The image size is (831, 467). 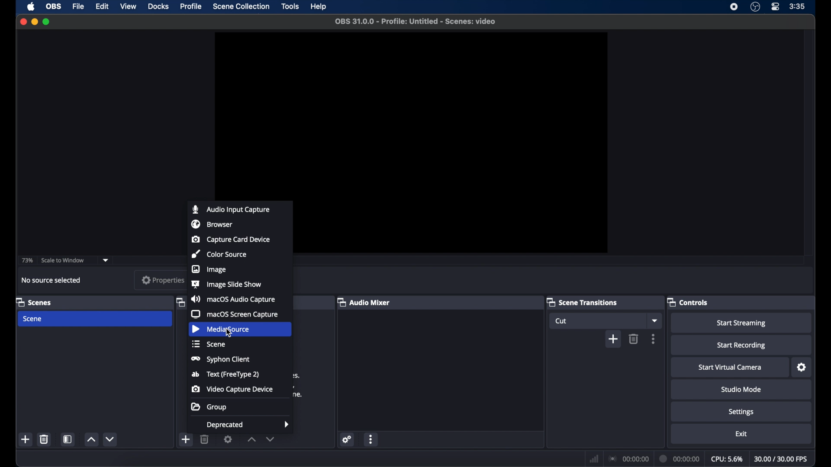 What do you see at coordinates (27, 260) in the screenshot?
I see `73%` at bounding box center [27, 260].